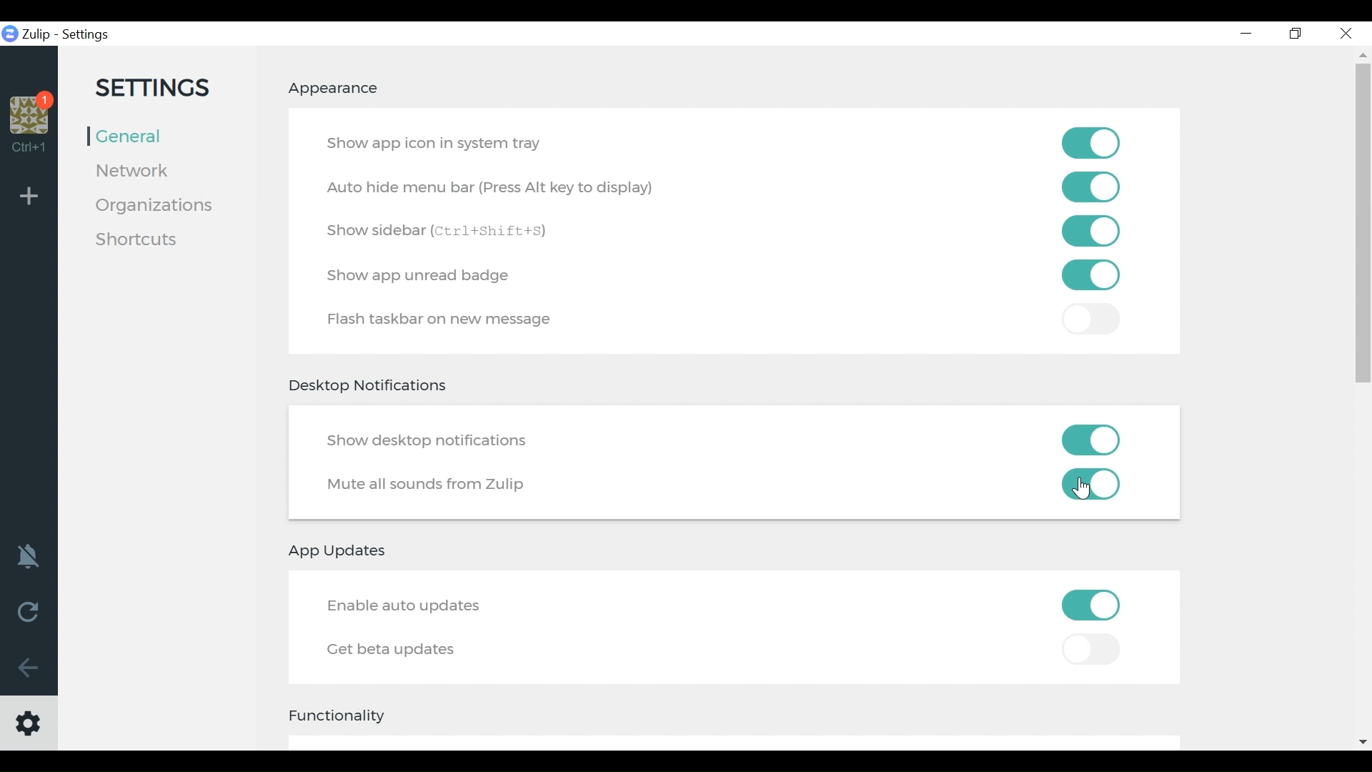  I want to click on Desktop Notifications, so click(370, 387).